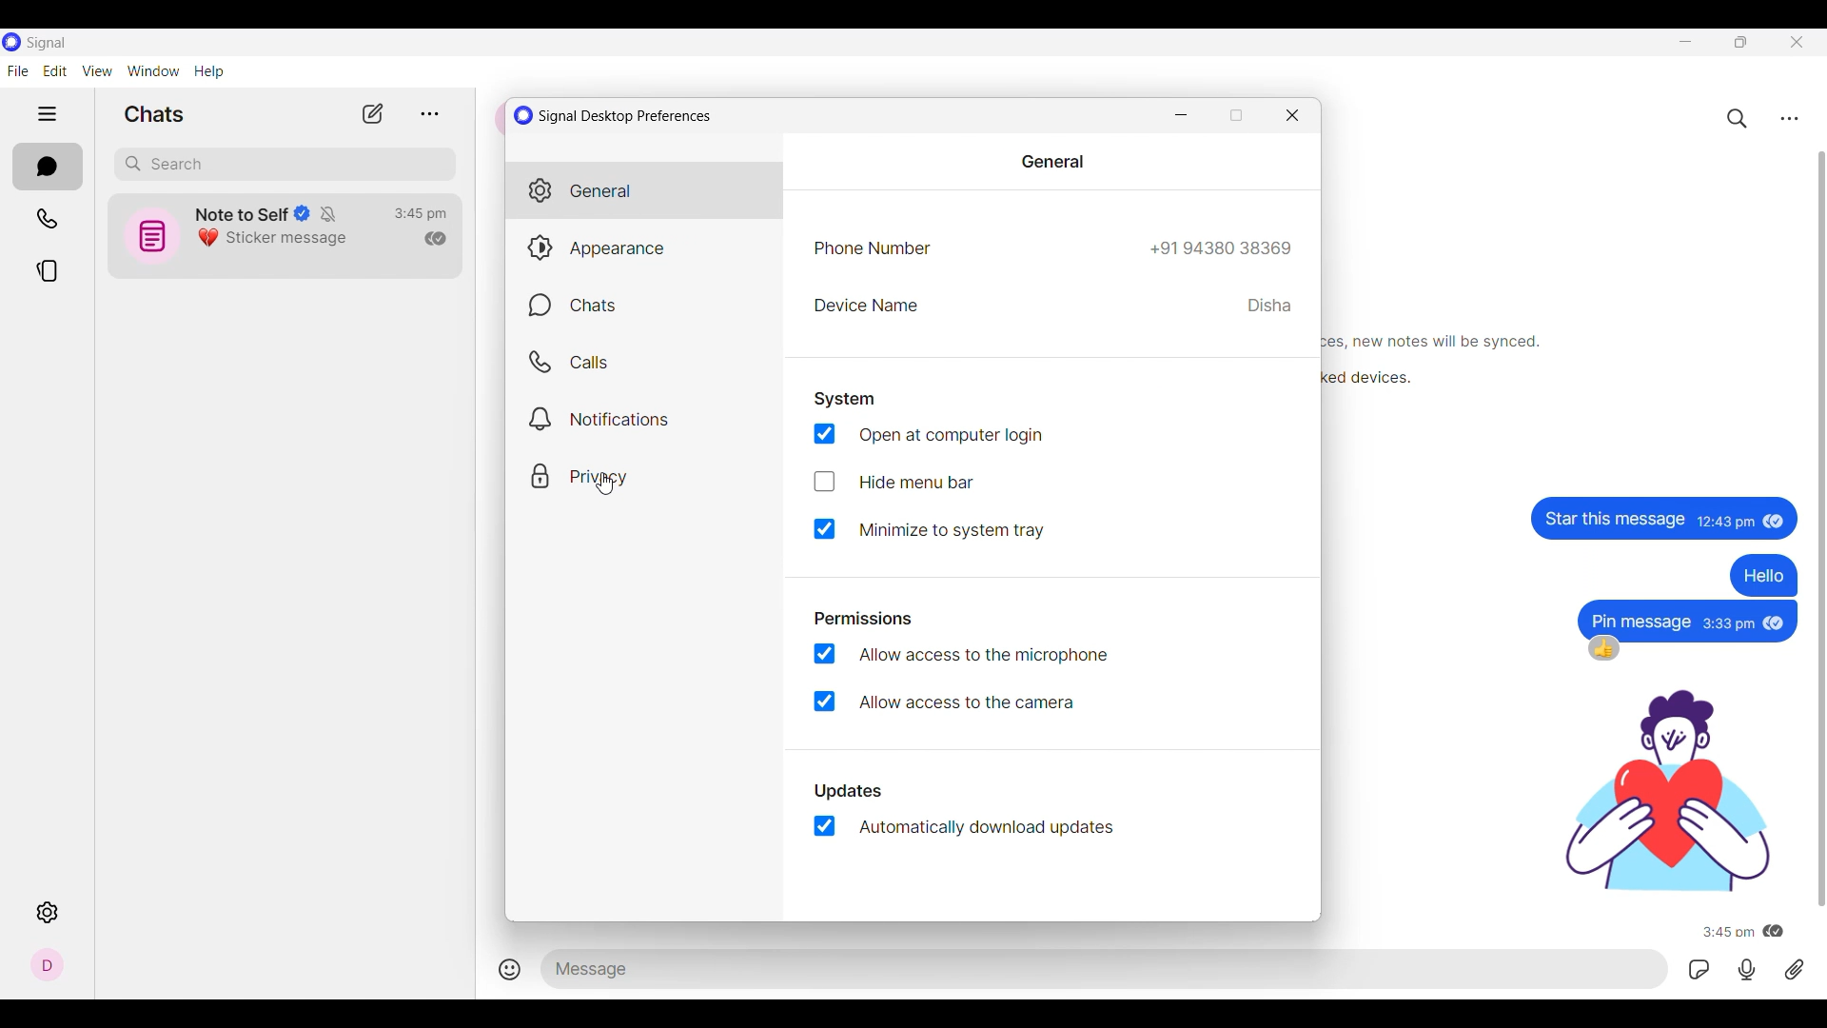  What do you see at coordinates (47, 219) in the screenshot?
I see `Calls` at bounding box center [47, 219].